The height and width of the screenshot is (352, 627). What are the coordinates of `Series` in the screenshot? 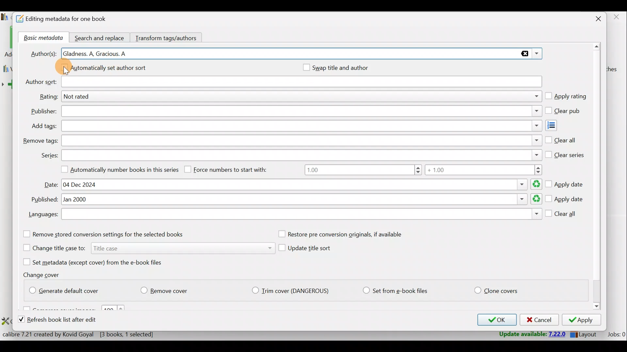 It's located at (302, 154).